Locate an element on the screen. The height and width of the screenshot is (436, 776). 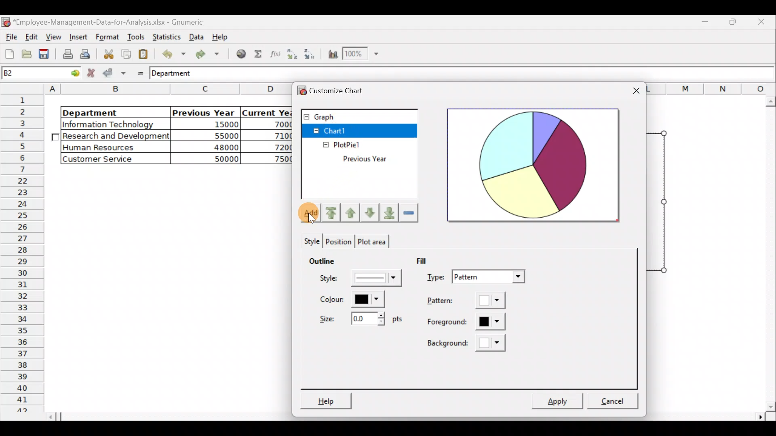
Data is located at coordinates (196, 36).